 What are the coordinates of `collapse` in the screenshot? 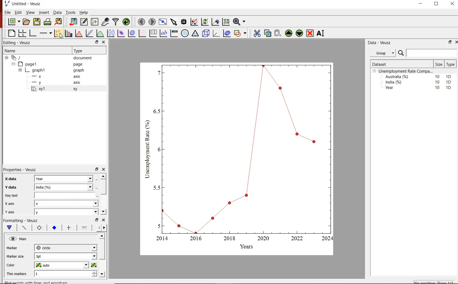 It's located at (13, 64).